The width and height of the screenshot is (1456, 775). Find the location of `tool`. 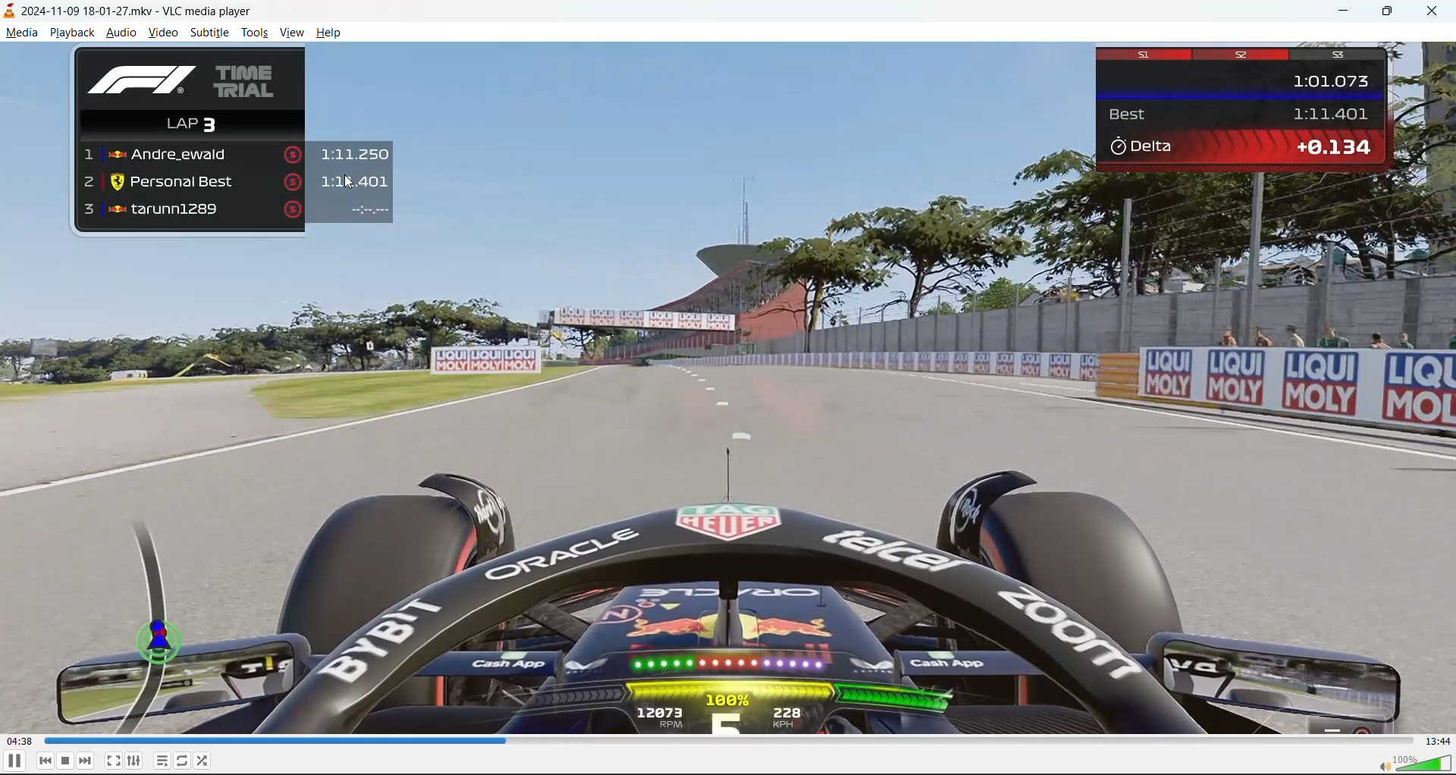

tool is located at coordinates (254, 35).